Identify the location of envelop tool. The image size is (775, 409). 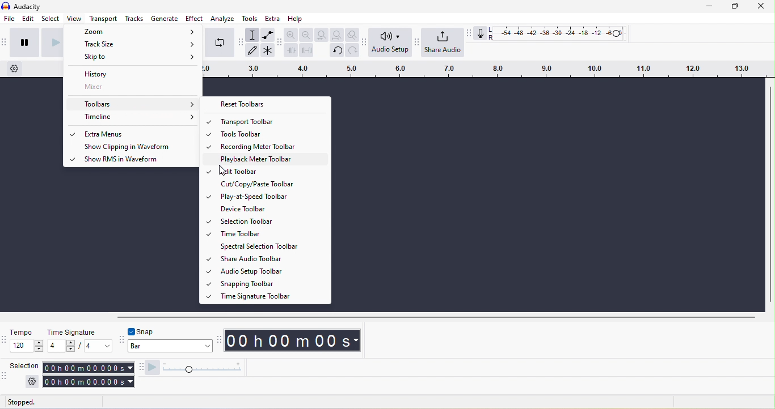
(268, 35).